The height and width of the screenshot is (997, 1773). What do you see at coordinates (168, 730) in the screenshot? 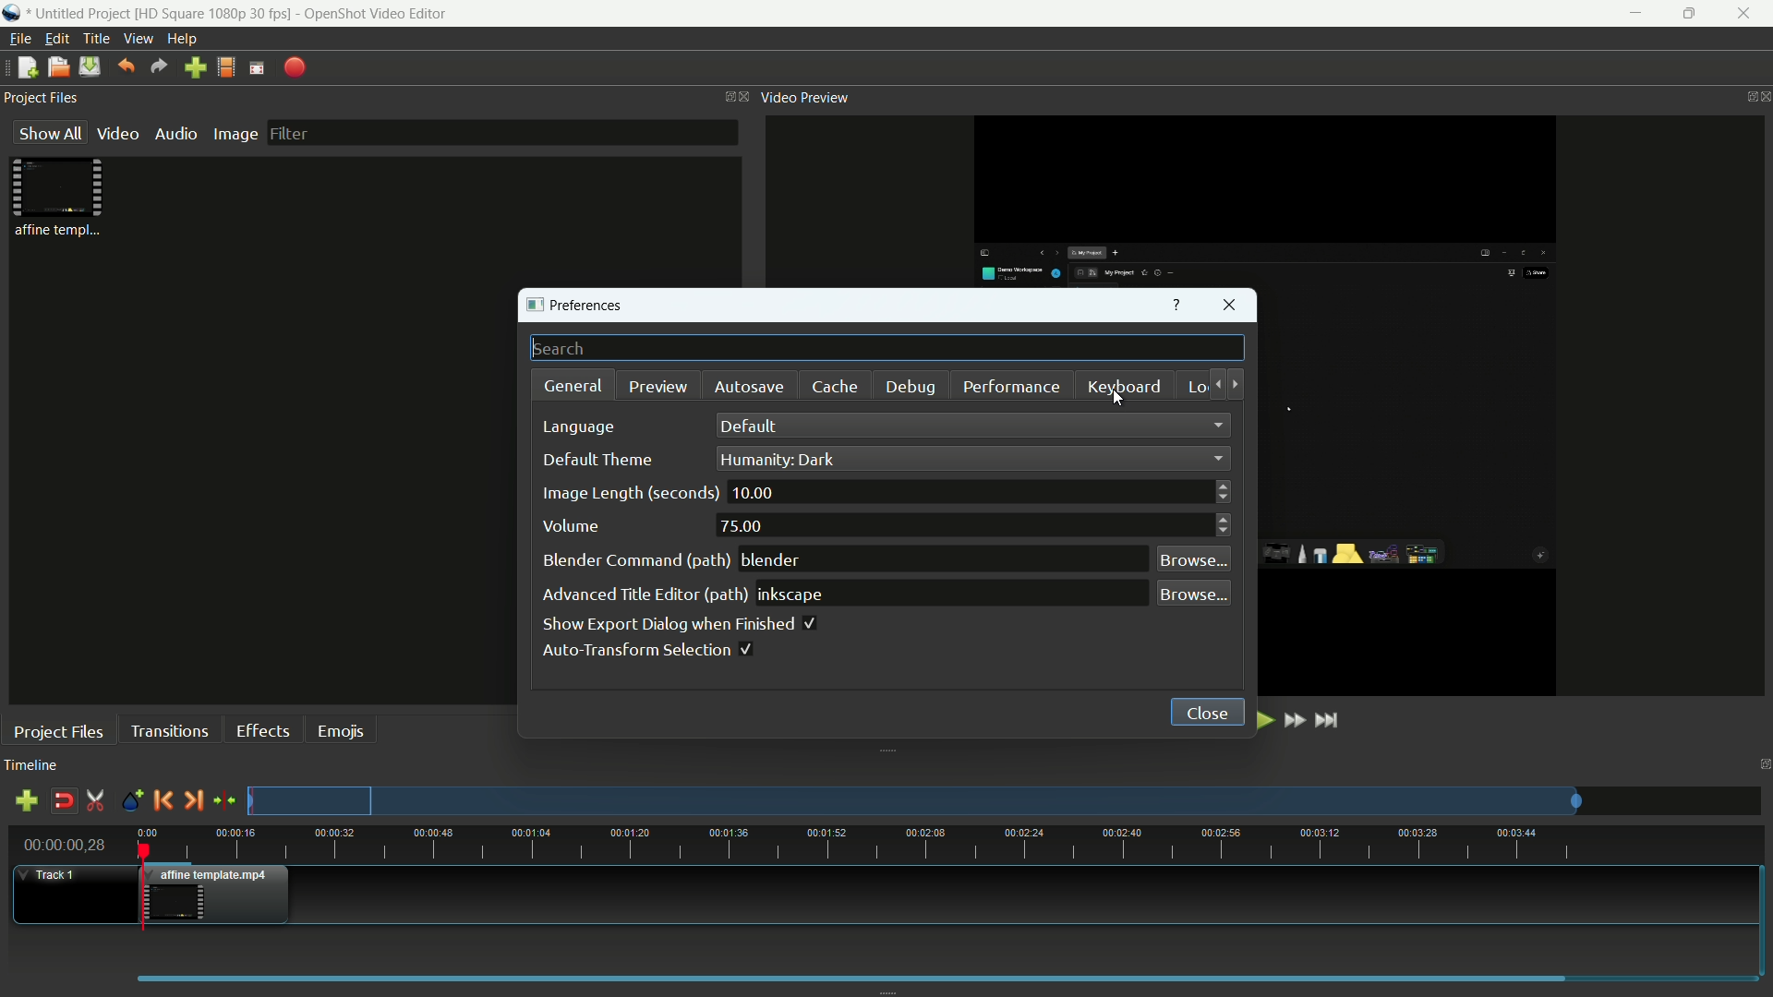
I see `transitions` at bounding box center [168, 730].